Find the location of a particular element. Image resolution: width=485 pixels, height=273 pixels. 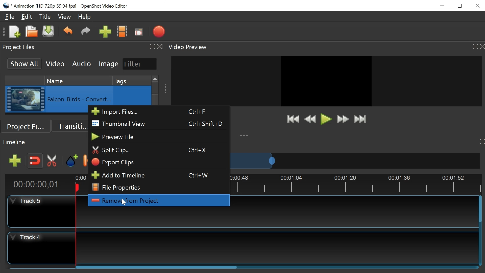

Horizontal Scroll bar is located at coordinates (157, 267).